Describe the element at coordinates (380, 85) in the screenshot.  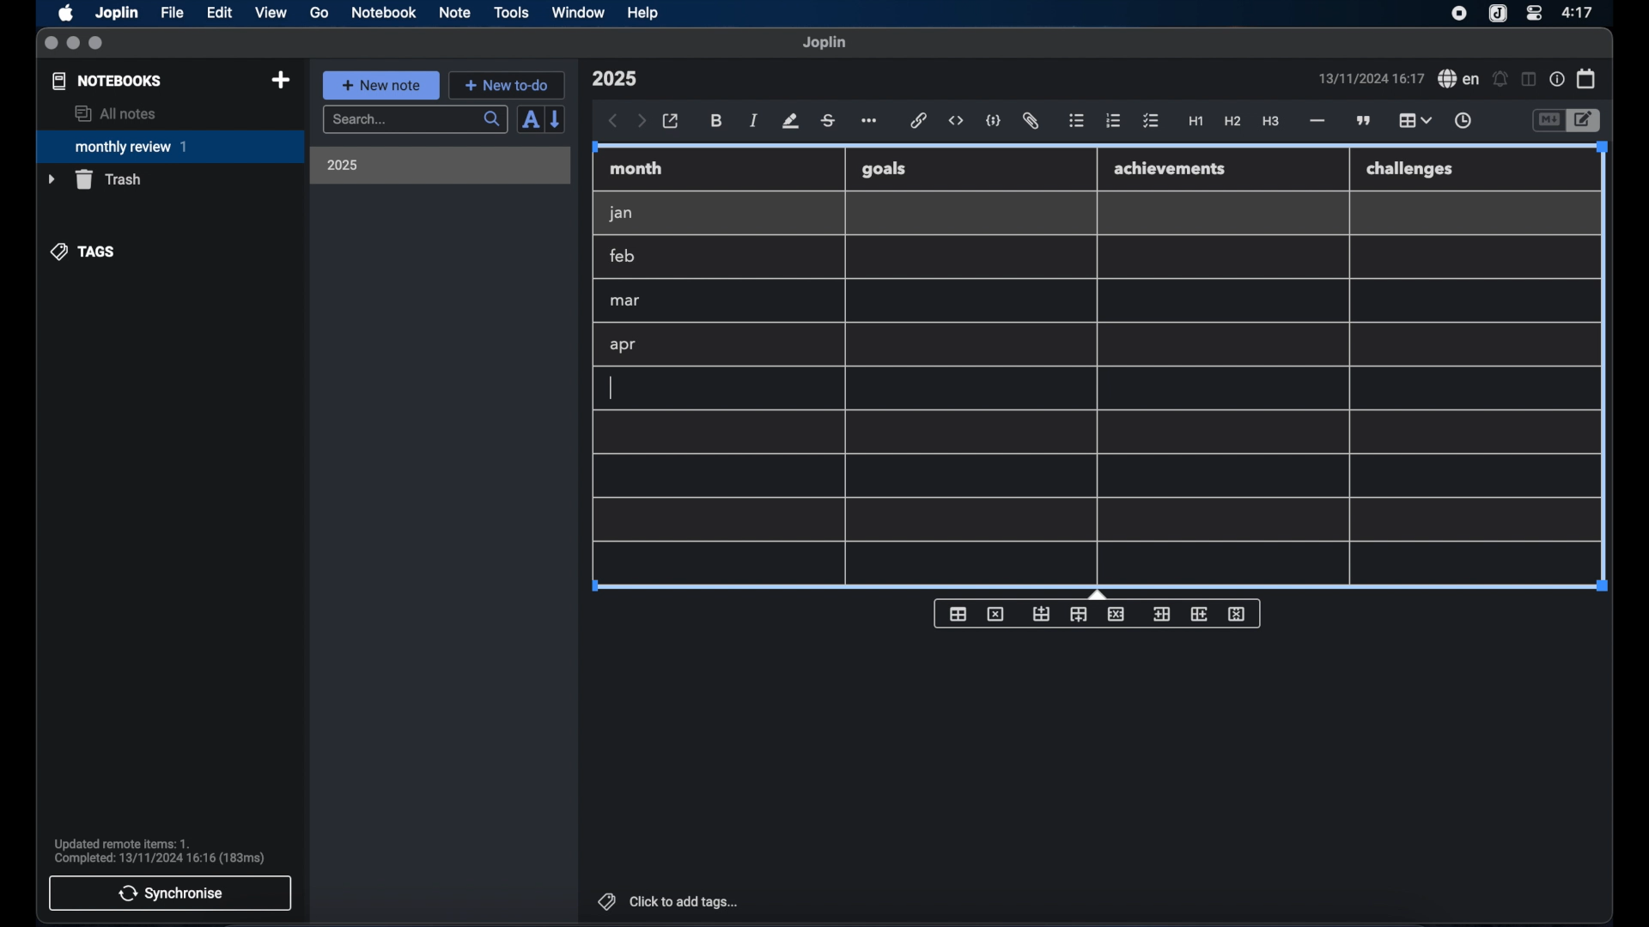
I see `new note` at that location.